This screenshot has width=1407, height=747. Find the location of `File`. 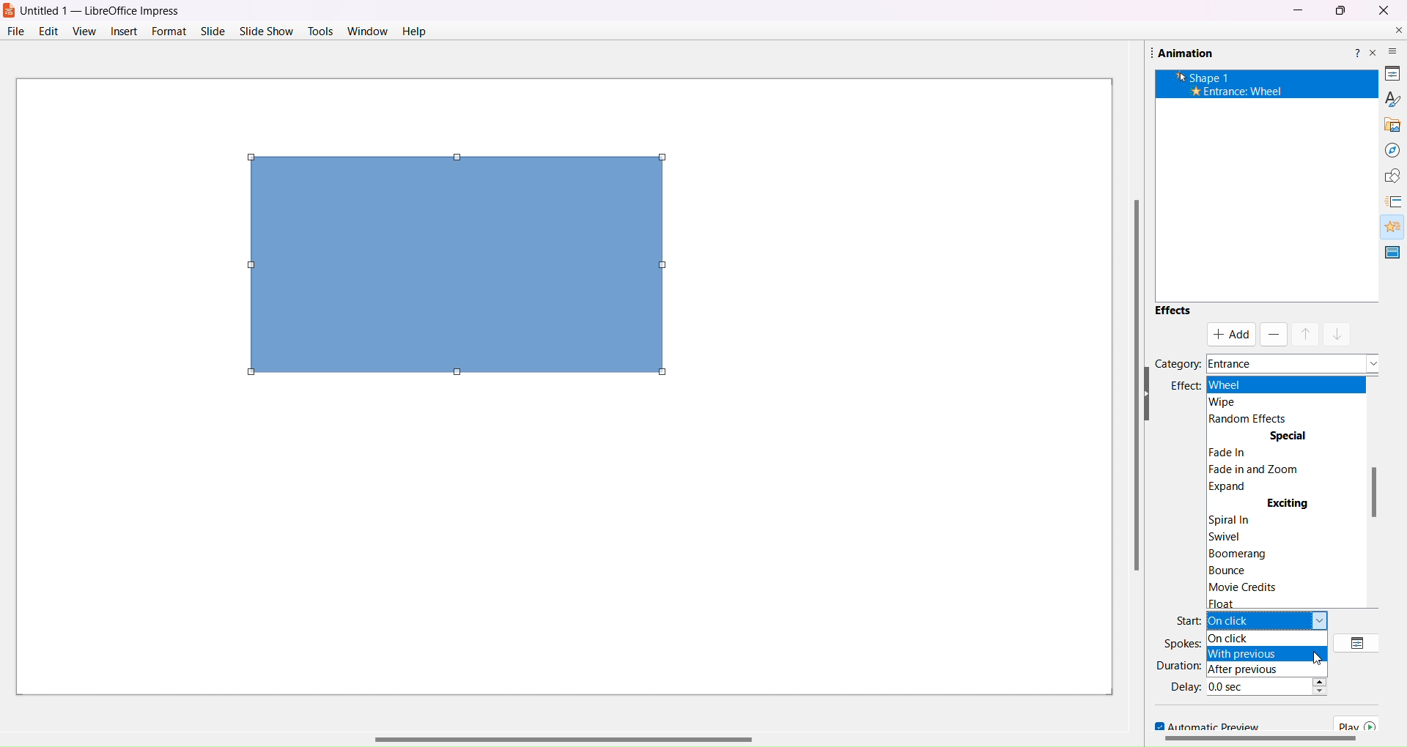

File is located at coordinates (15, 31).